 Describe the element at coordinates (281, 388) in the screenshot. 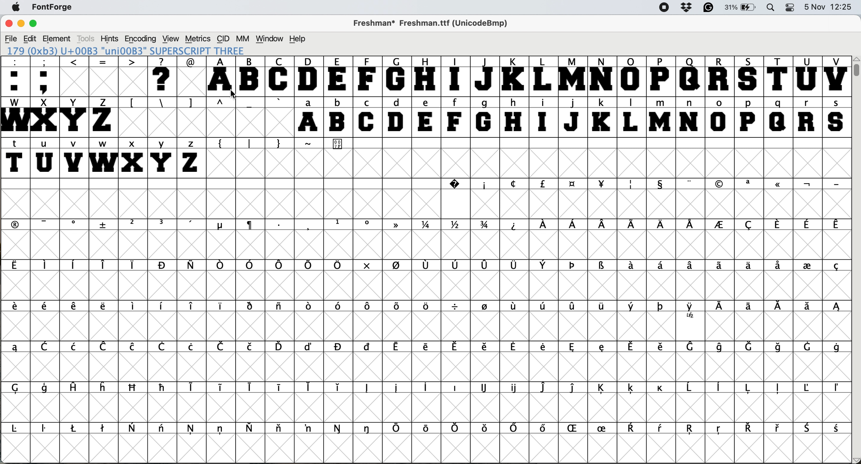

I see `symbol` at that location.